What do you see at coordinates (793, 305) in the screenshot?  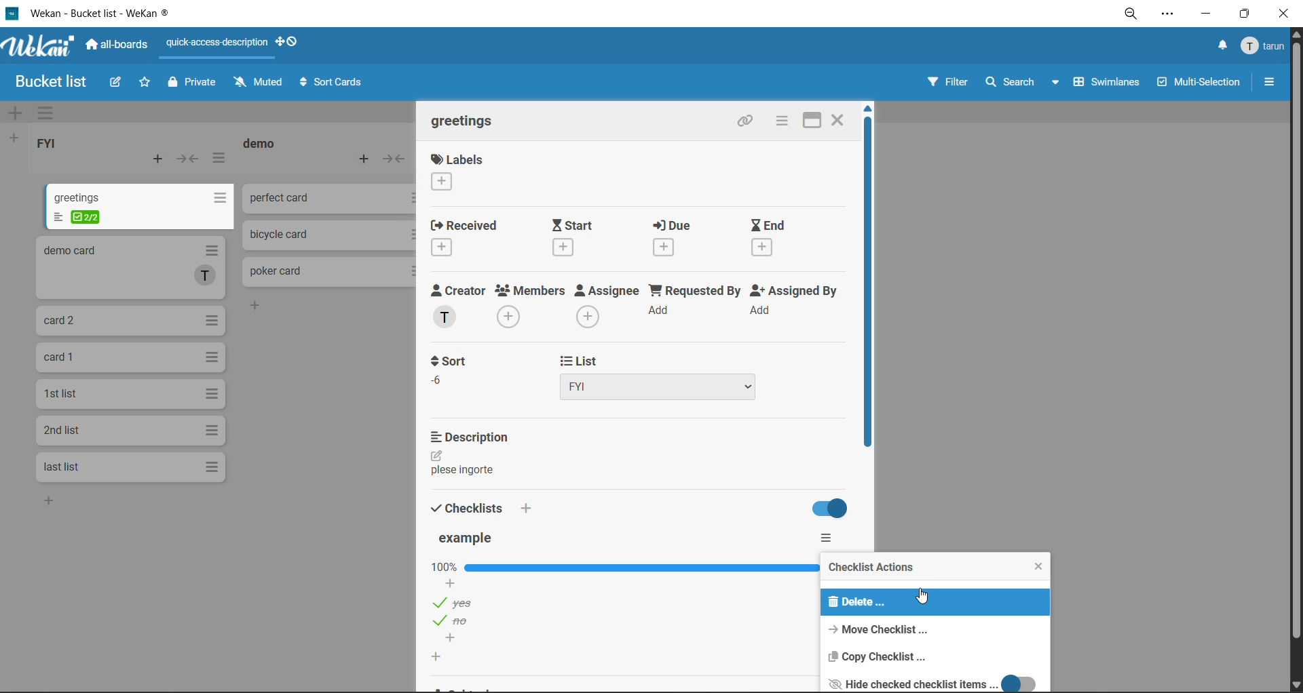 I see `assigned by` at bounding box center [793, 305].